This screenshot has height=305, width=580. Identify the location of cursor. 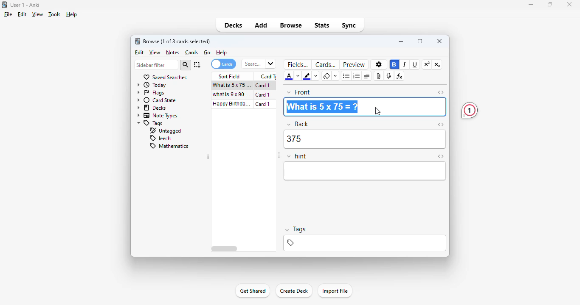
(378, 111).